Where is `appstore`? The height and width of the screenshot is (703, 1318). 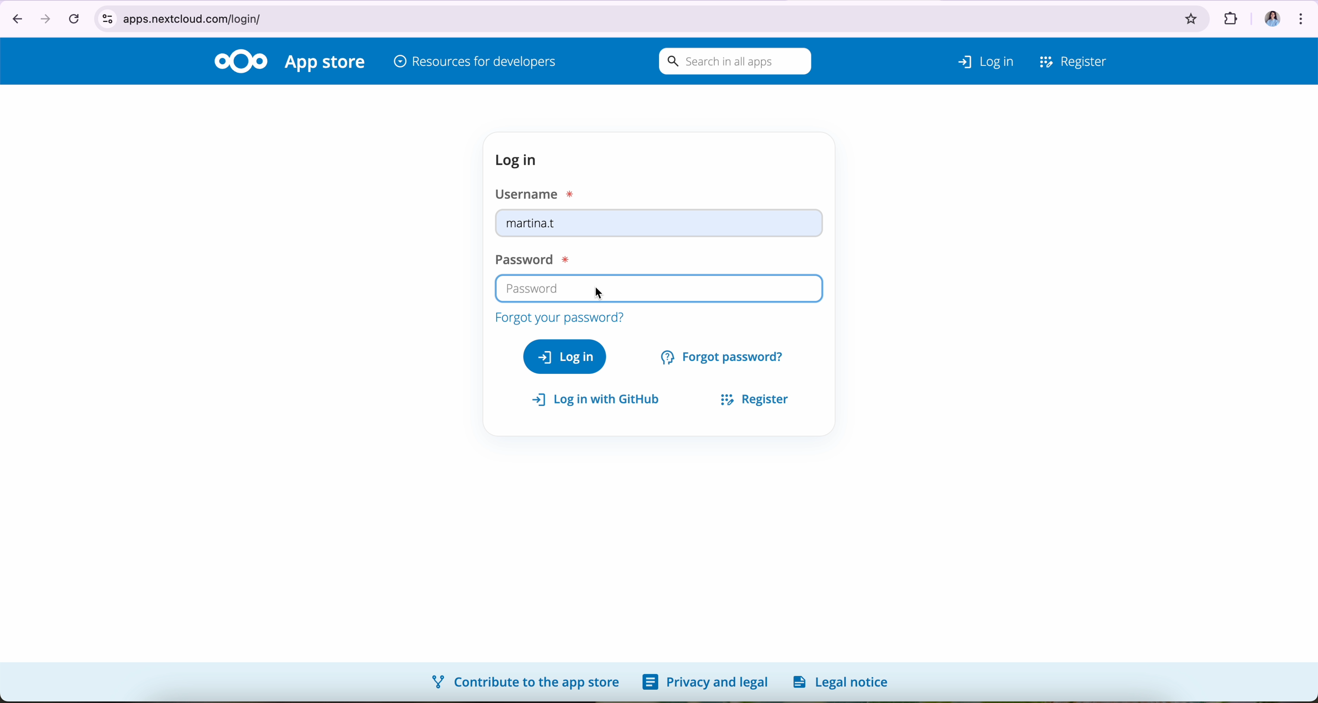
appstore is located at coordinates (327, 63).